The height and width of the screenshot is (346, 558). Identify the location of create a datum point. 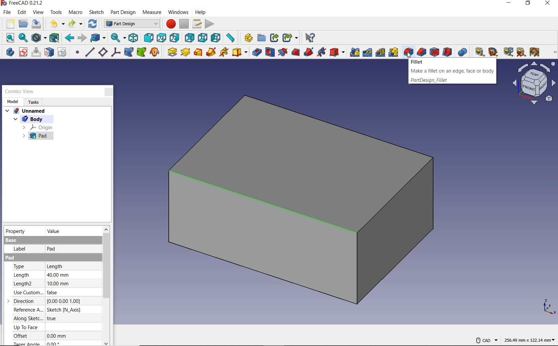
(76, 52).